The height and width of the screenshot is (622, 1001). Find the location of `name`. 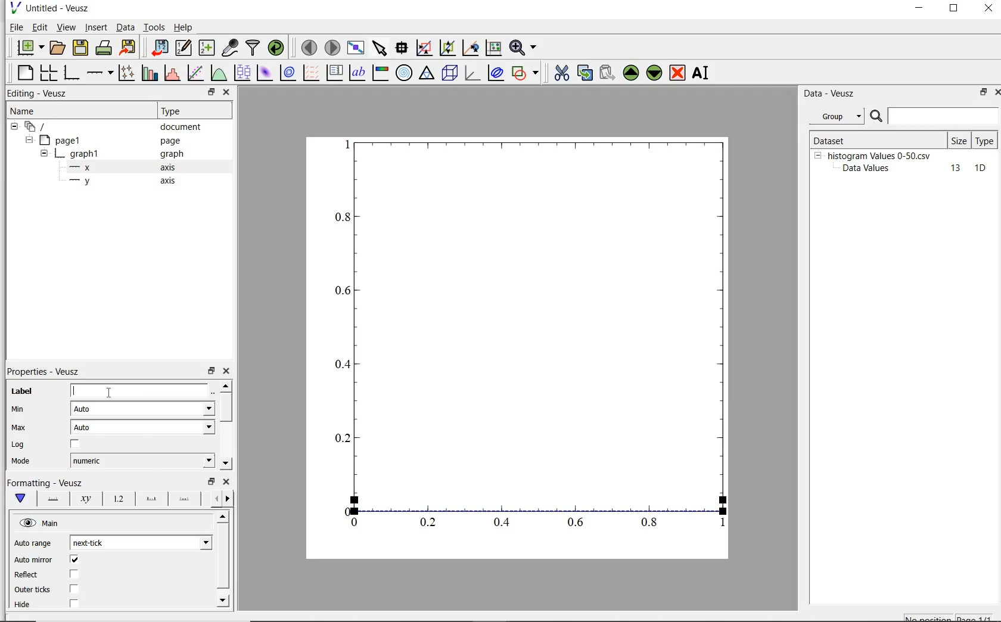

name is located at coordinates (21, 111).